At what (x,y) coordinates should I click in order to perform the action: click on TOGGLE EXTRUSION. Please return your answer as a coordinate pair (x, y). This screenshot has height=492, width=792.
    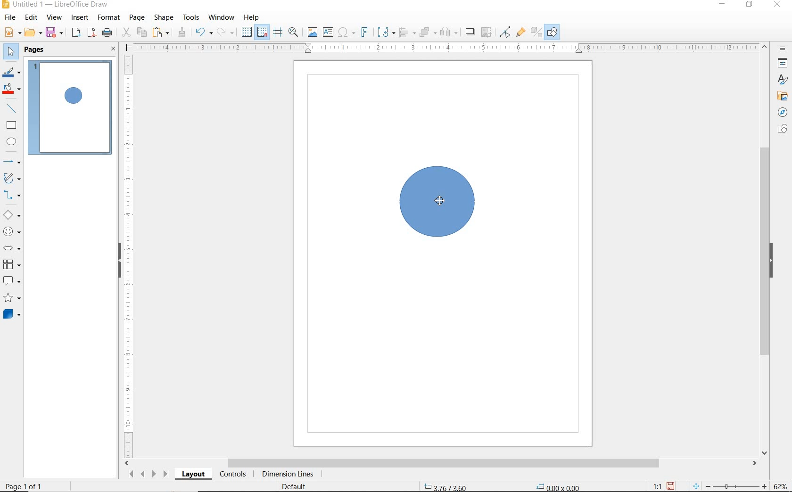
    Looking at the image, I should click on (536, 33).